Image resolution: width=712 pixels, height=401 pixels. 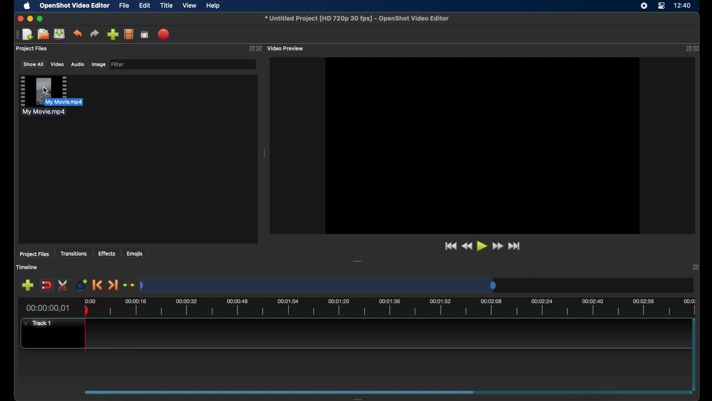 What do you see at coordinates (28, 35) in the screenshot?
I see `new project` at bounding box center [28, 35].